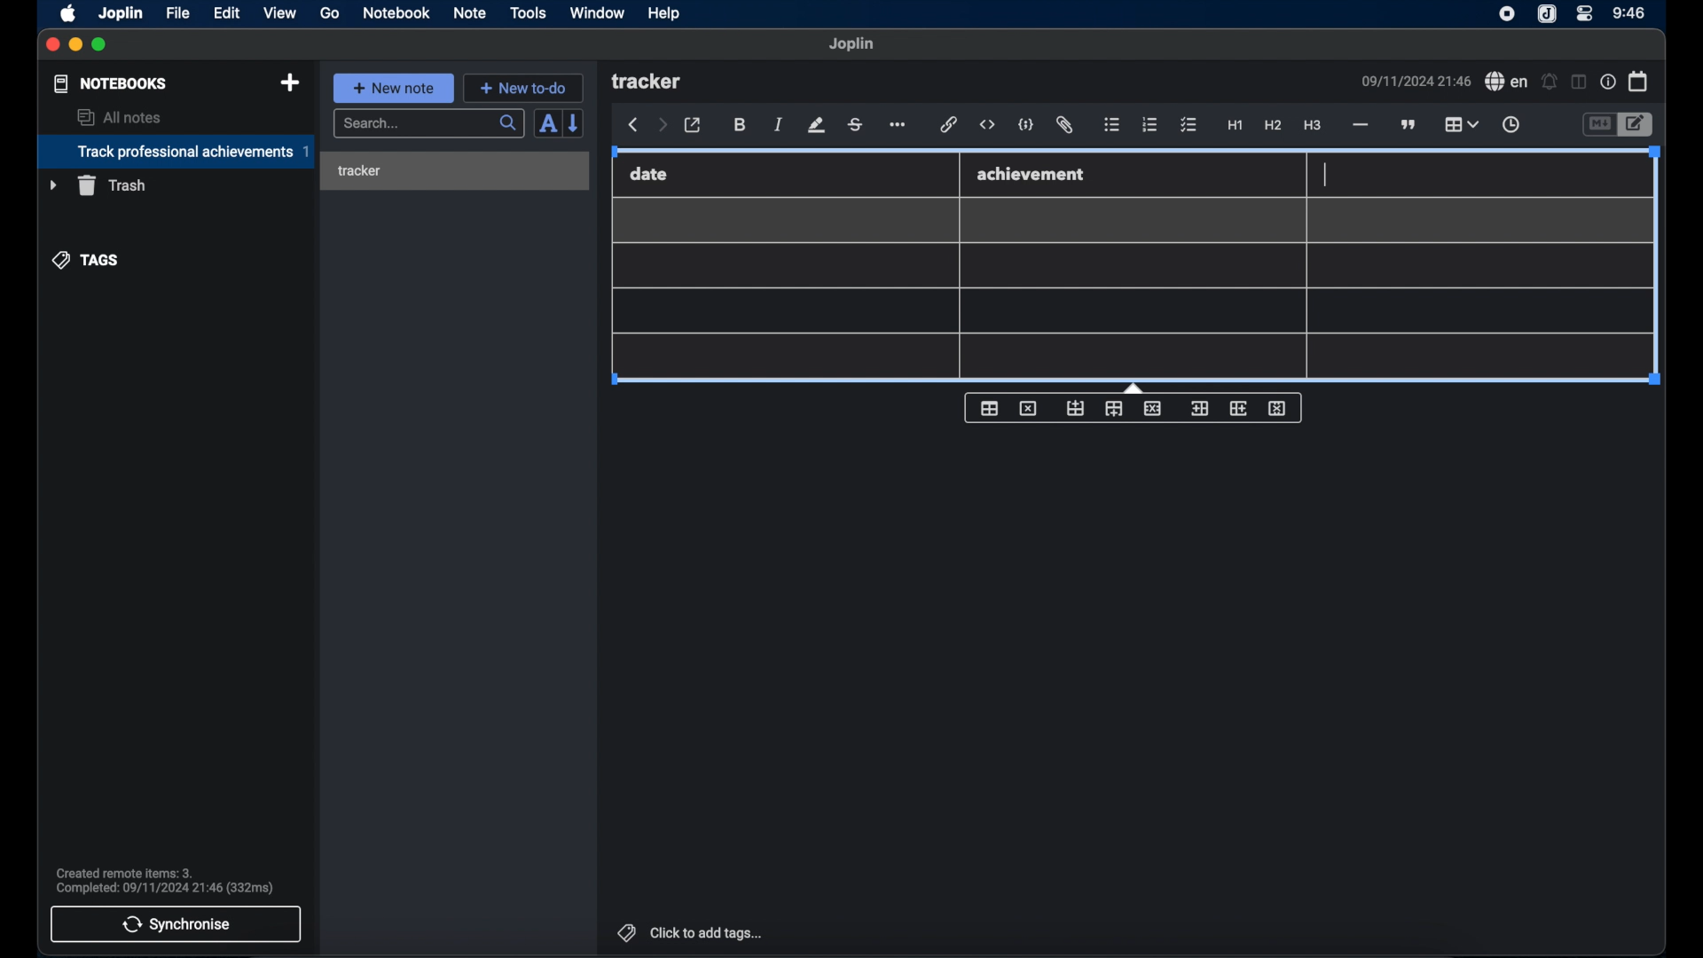 This screenshot has width=1703, height=958. I want to click on sync notification, so click(164, 881).